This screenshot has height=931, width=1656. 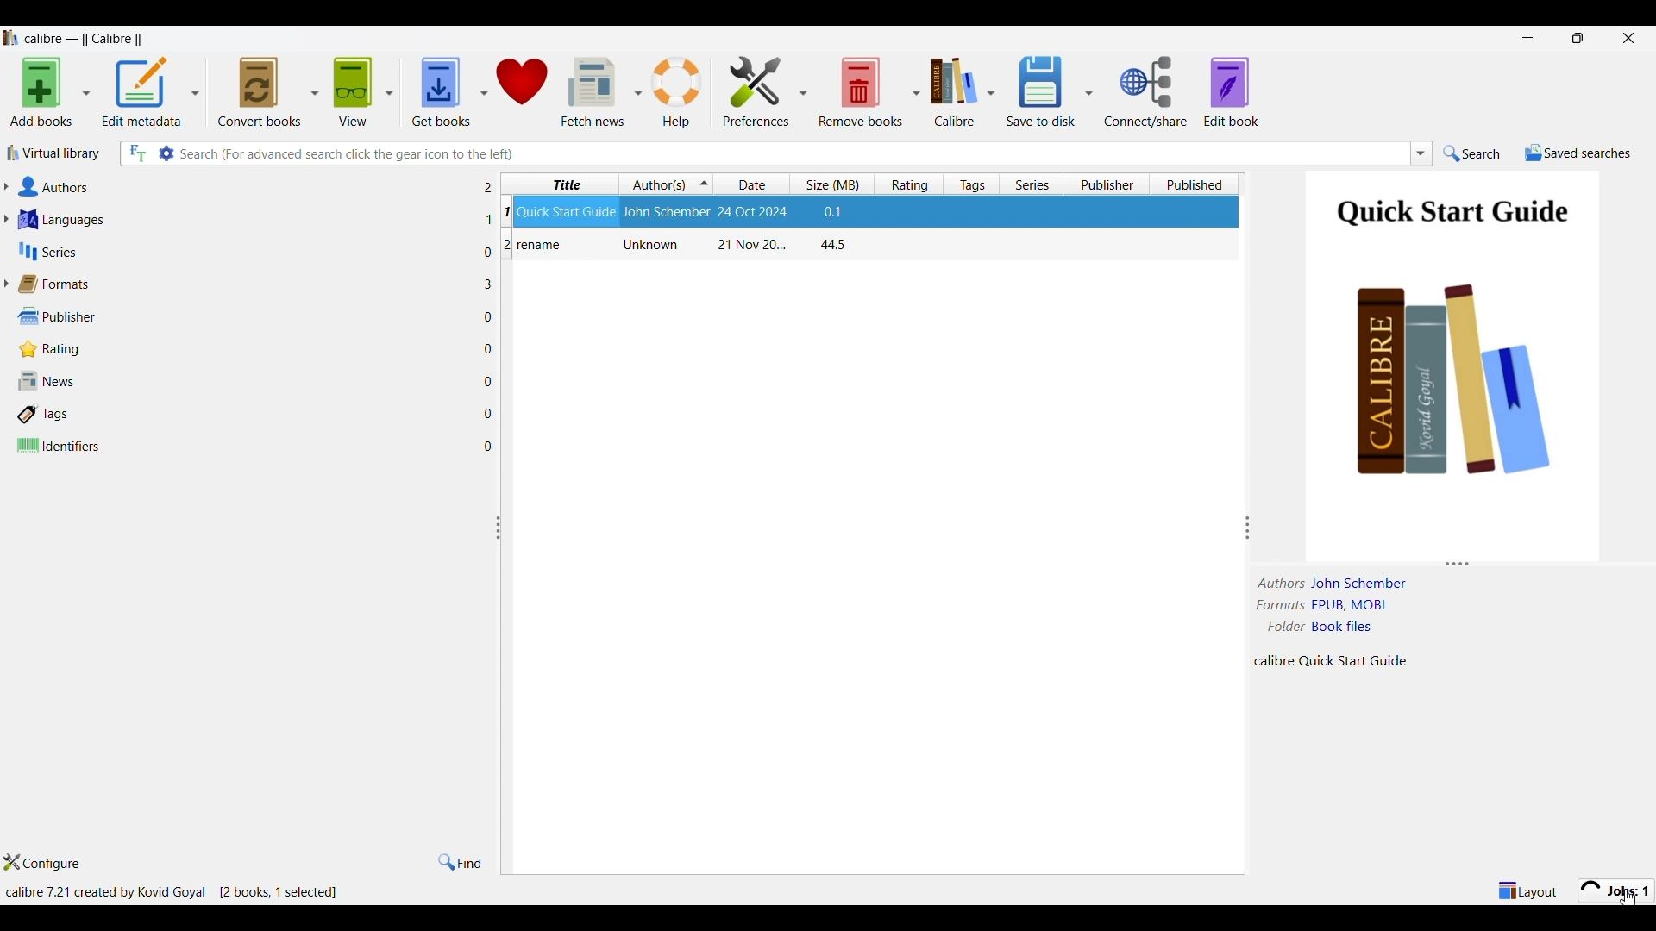 What do you see at coordinates (243, 284) in the screenshot?
I see `Formats` at bounding box center [243, 284].